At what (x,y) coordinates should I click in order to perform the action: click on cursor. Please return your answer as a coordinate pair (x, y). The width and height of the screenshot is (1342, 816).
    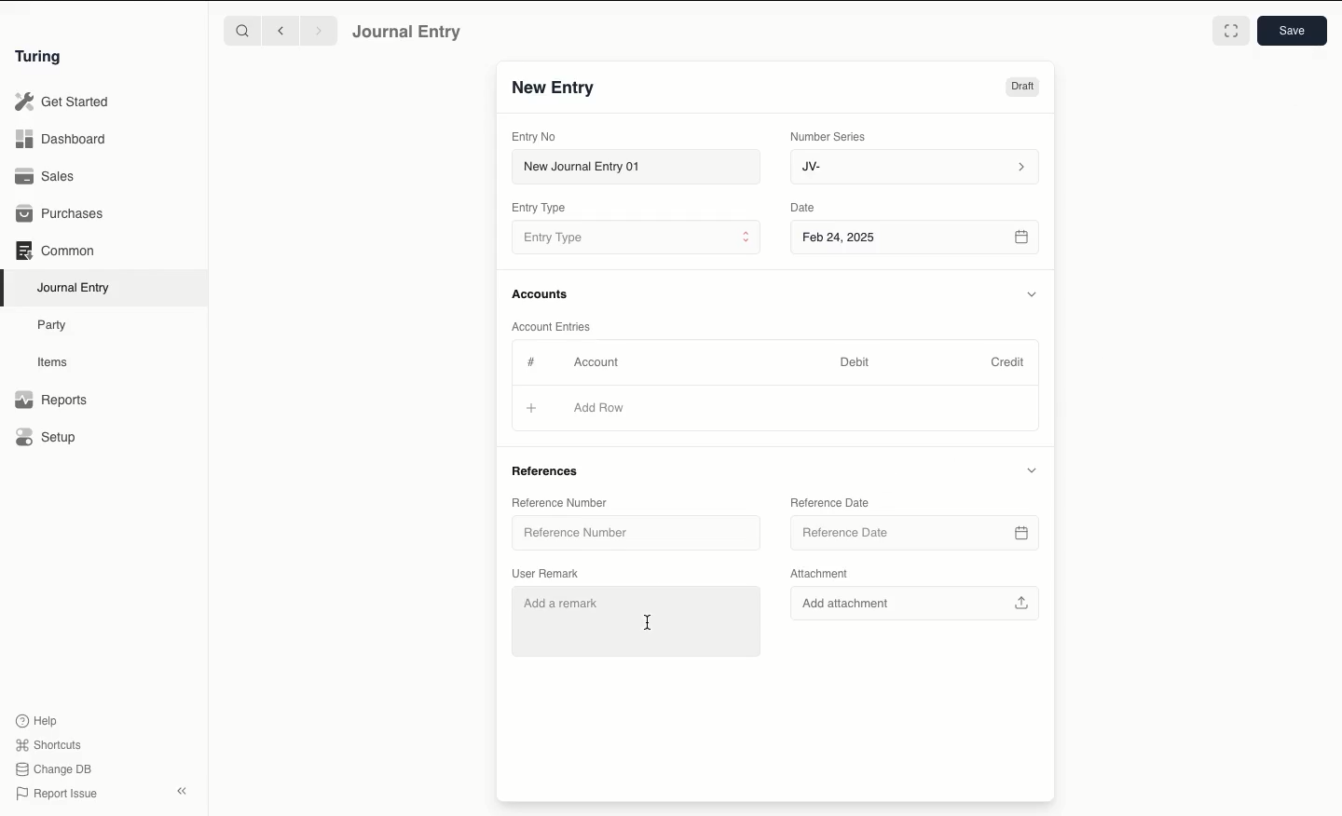
    Looking at the image, I should click on (646, 623).